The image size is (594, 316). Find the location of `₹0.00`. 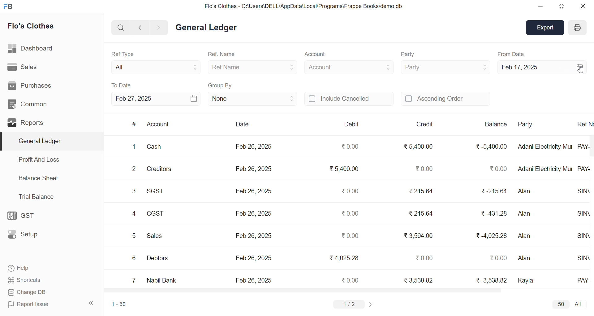

₹0.00 is located at coordinates (424, 168).